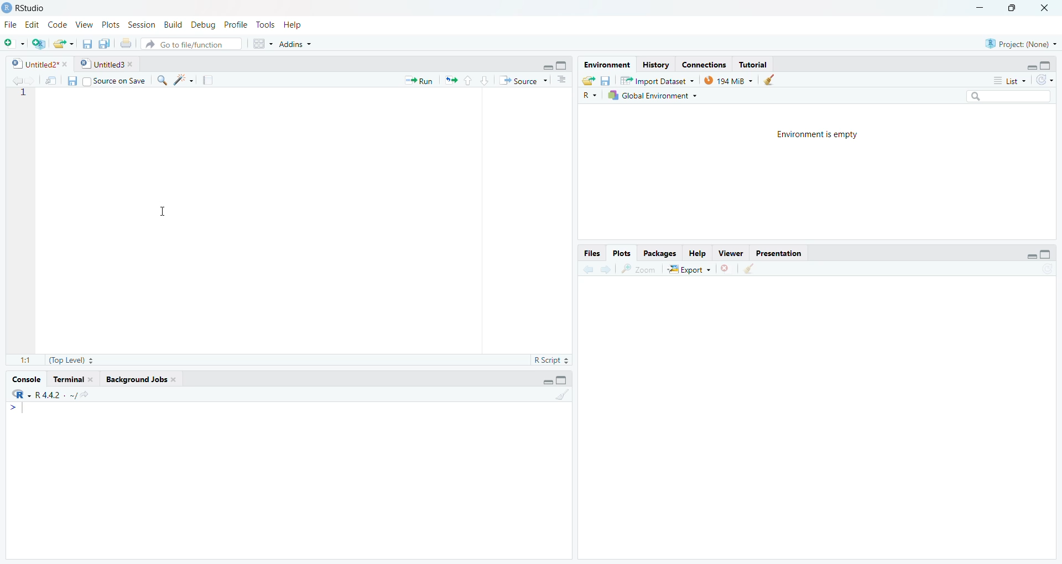 This screenshot has width=1062, height=564. I want to click on Cursor, so click(162, 212).